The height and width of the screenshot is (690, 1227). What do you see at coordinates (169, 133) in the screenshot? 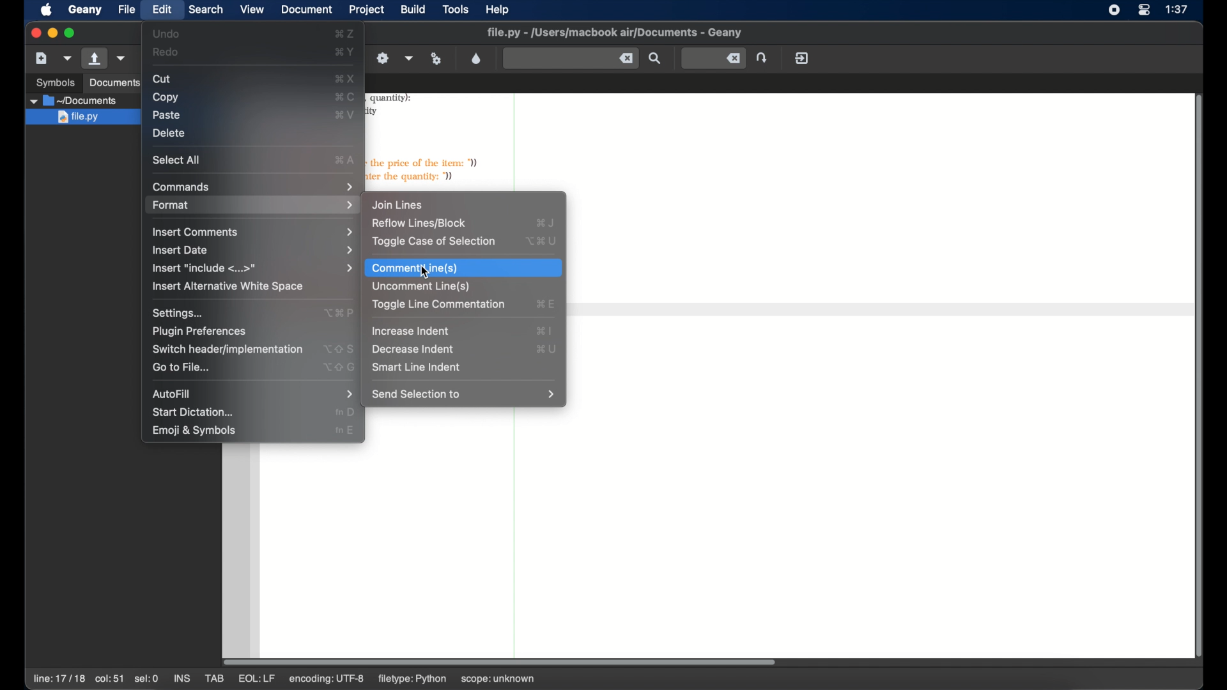
I see `delete` at bounding box center [169, 133].